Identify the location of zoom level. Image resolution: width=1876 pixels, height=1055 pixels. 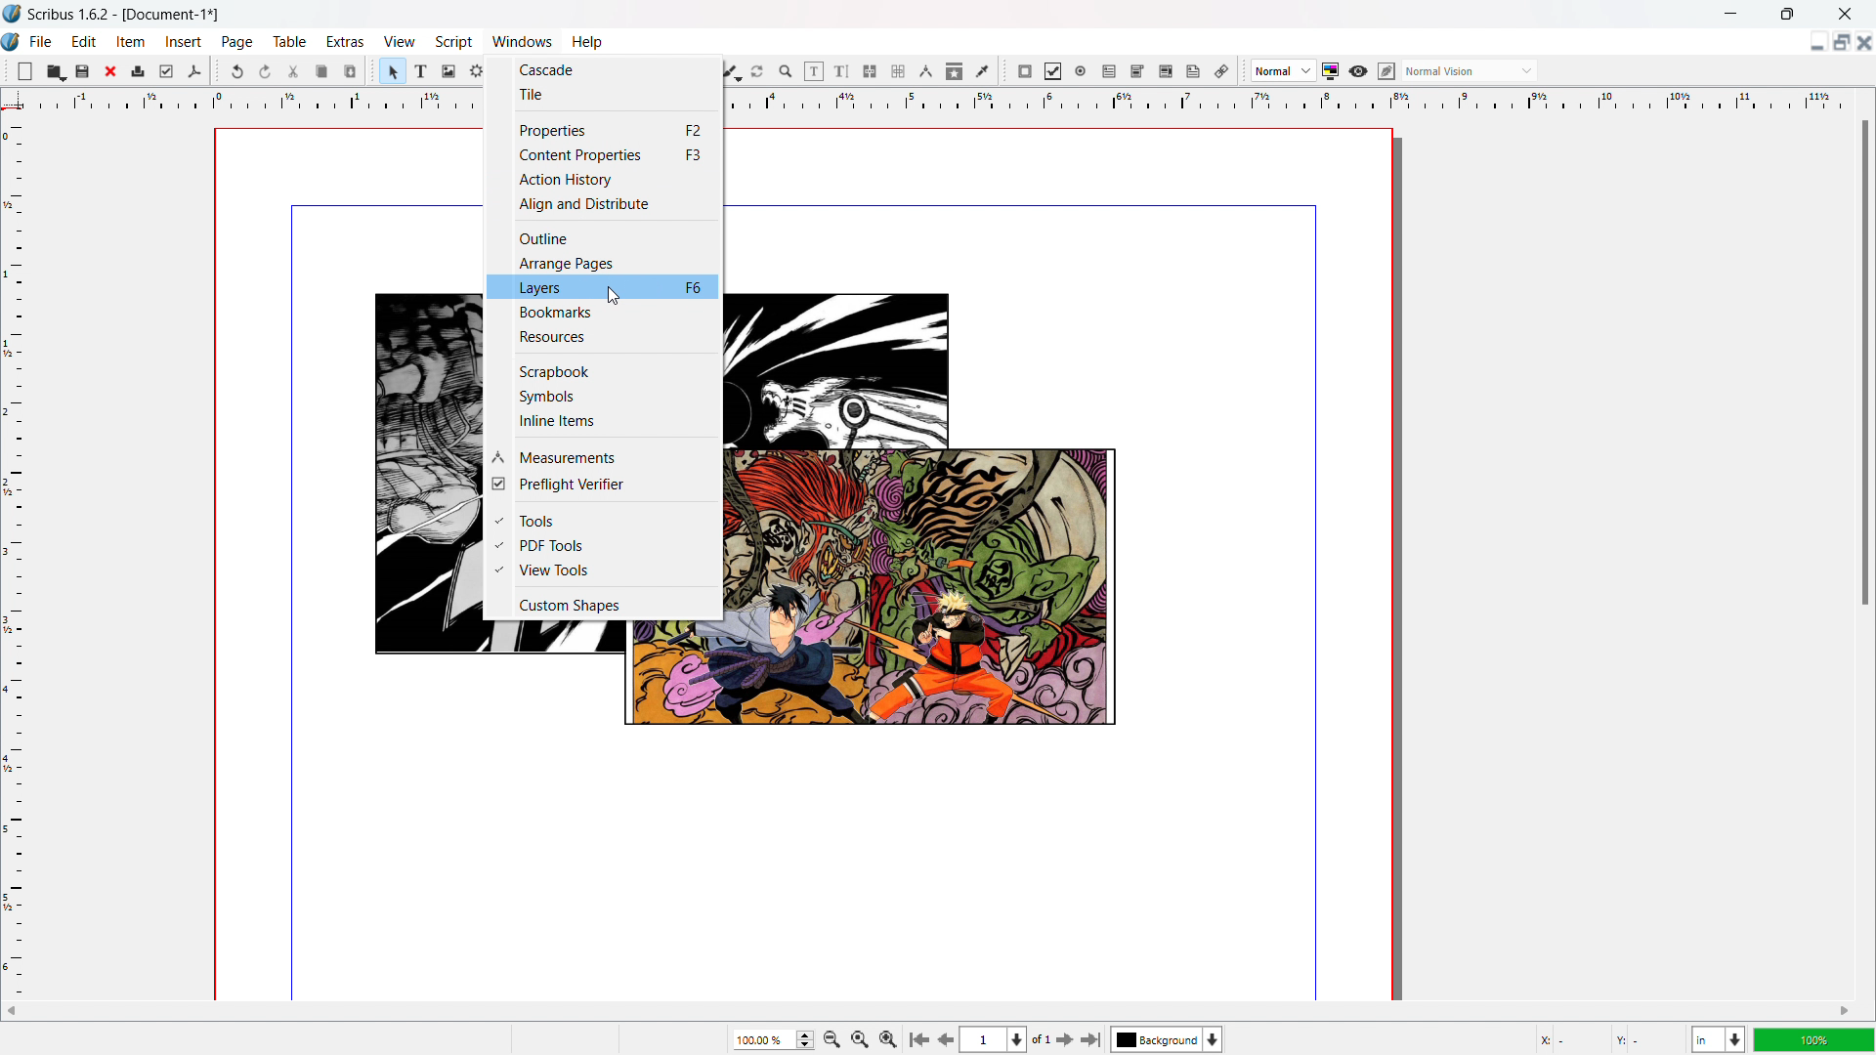
(1815, 1039).